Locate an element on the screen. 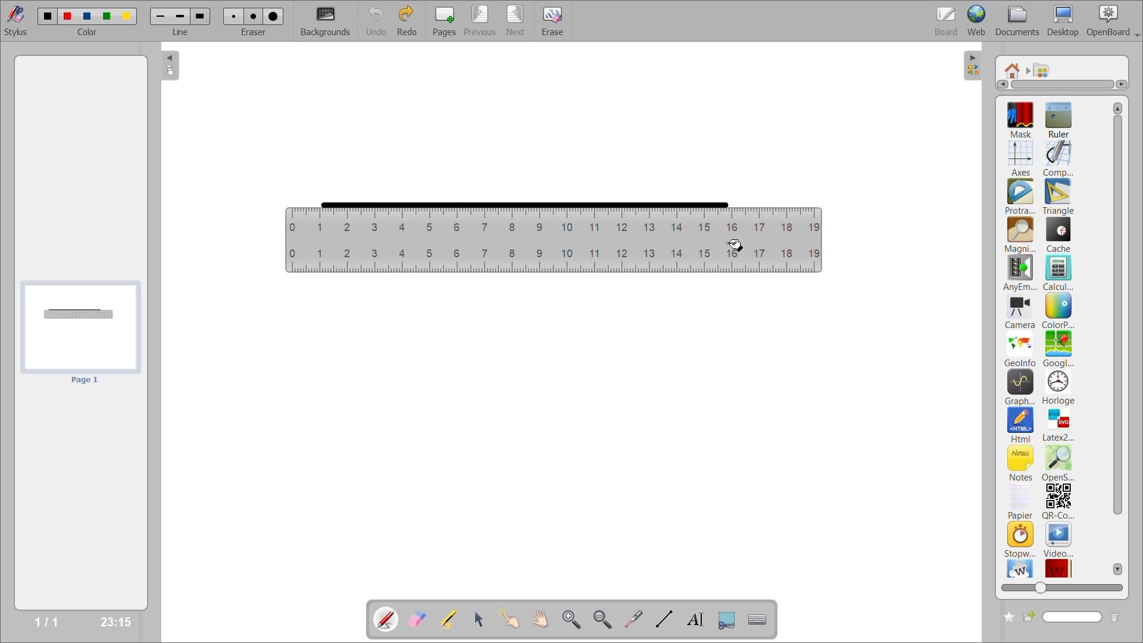 Image resolution: width=1143 pixels, height=643 pixels. horizontal scroll bar is located at coordinates (1063, 85).